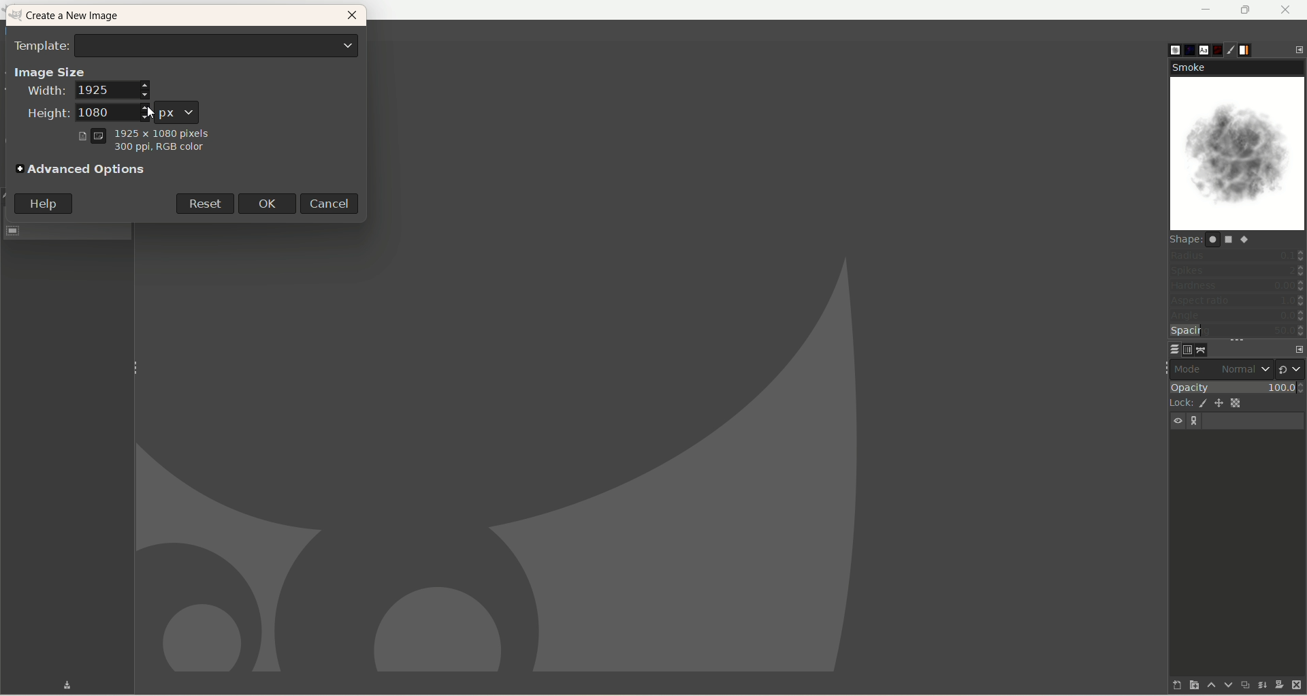  What do you see at coordinates (1299, 48) in the screenshot?
I see `configure this tab` at bounding box center [1299, 48].